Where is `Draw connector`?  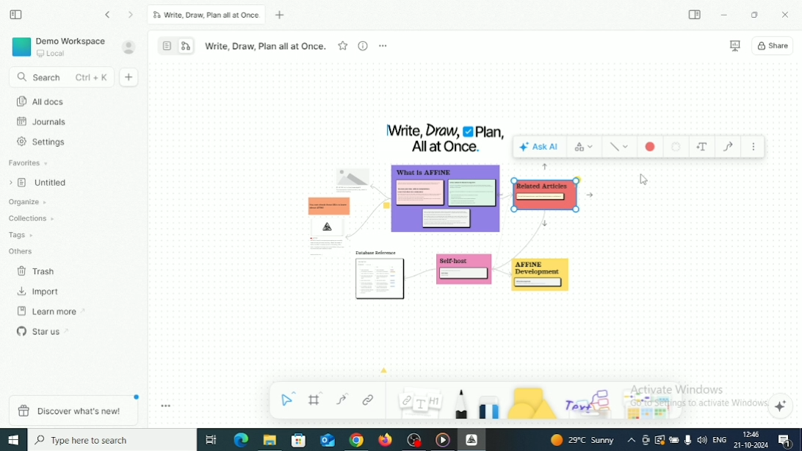
Draw connector is located at coordinates (728, 147).